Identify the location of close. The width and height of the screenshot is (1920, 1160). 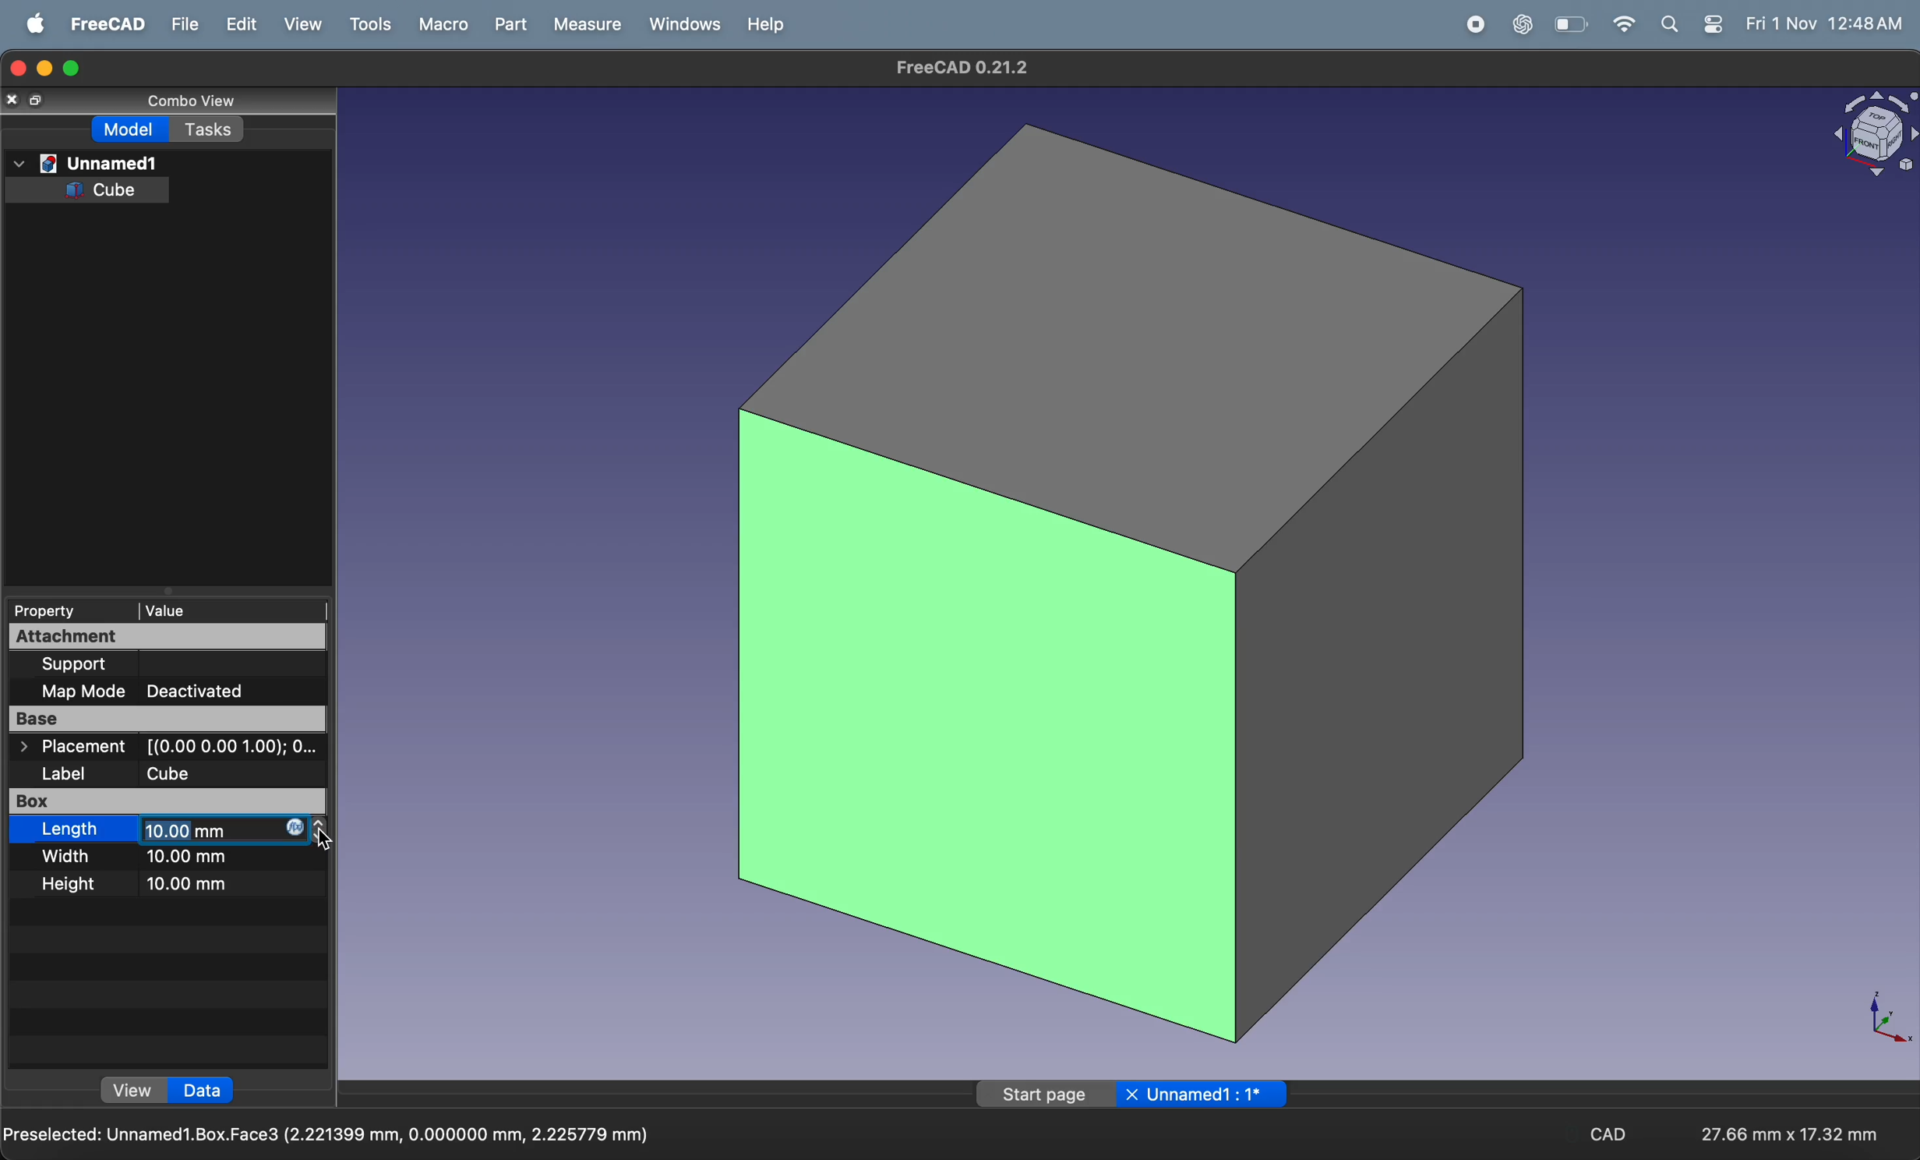
(1135, 1095).